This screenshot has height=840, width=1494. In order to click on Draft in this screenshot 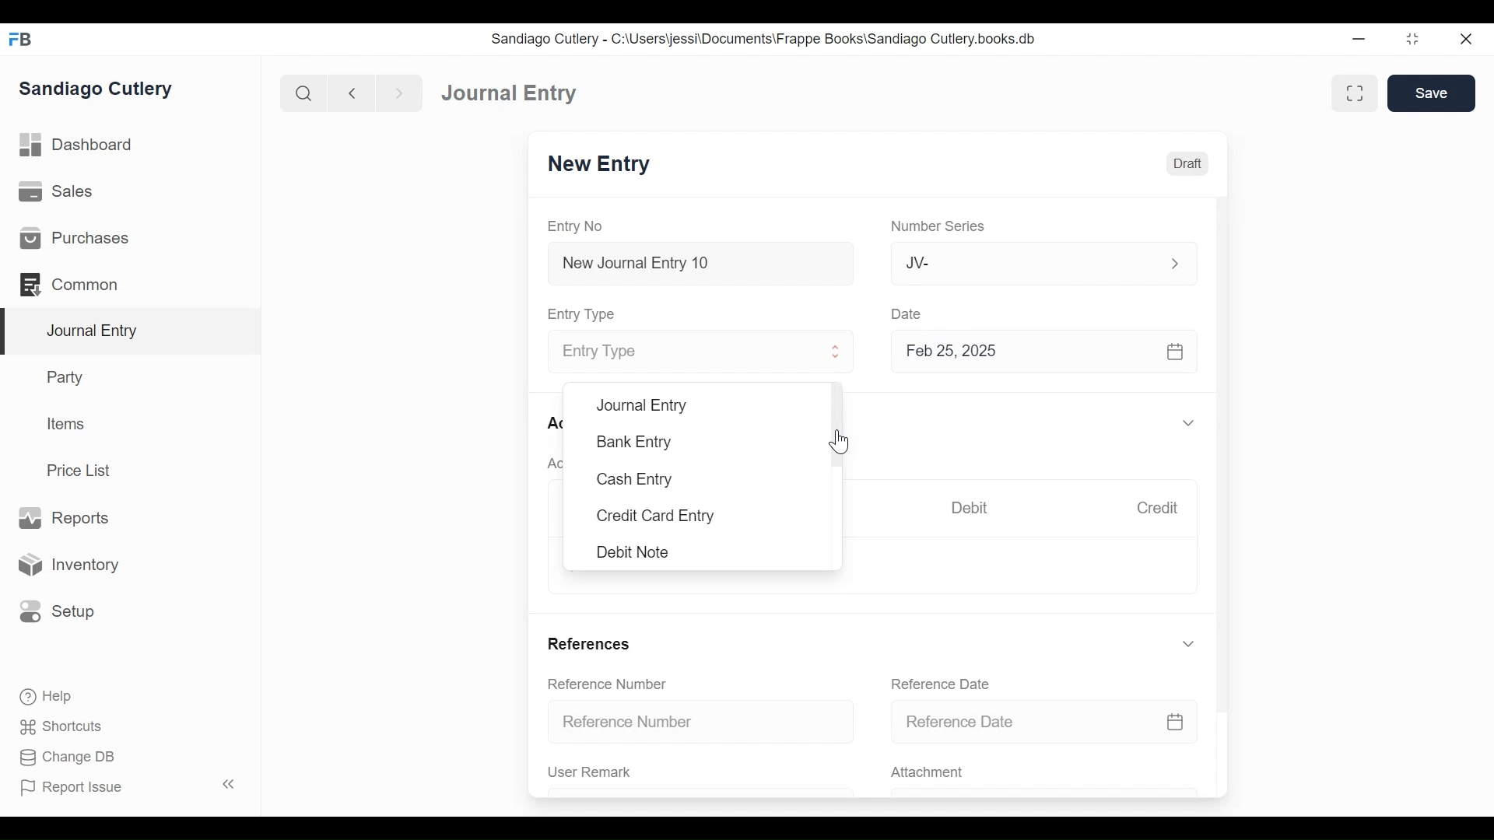, I will do `click(1188, 164)`.